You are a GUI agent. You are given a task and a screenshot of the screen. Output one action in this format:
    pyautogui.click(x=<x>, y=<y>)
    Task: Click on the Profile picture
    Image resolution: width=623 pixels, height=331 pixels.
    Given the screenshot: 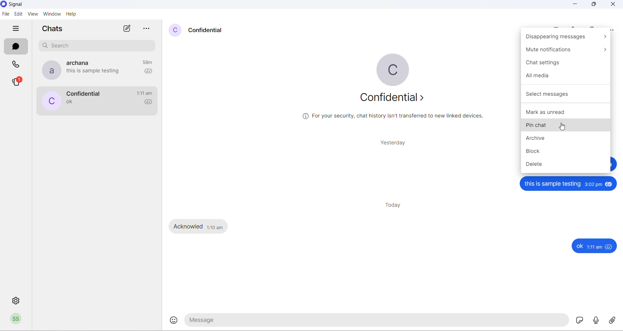 What is the action you would take?
    pyautogui.click(x=17, y=320)
    